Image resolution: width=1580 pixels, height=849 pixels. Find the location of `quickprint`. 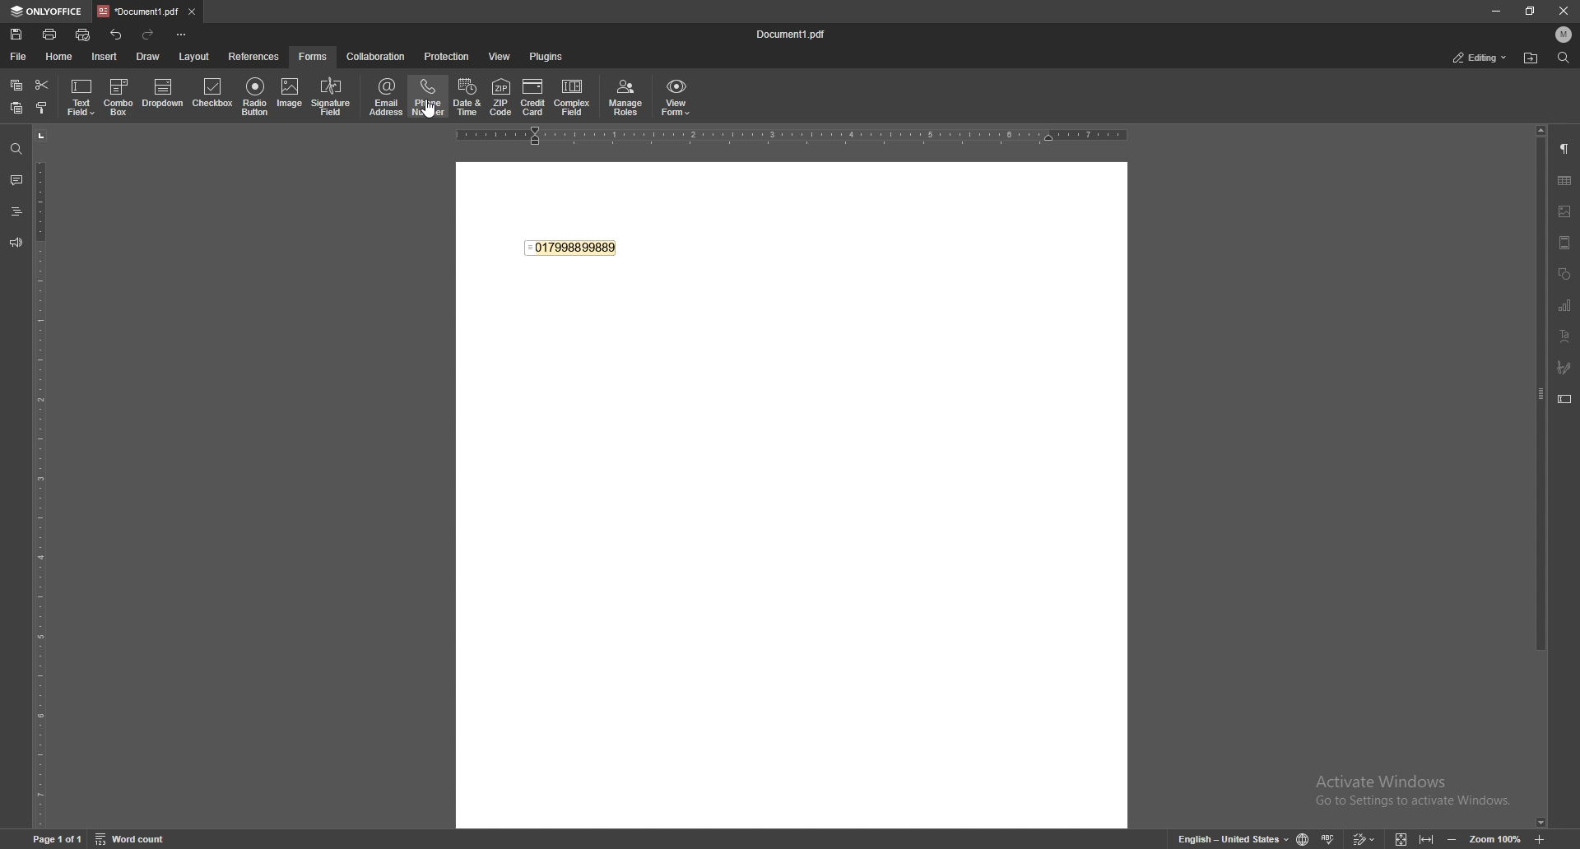

quickprint is located at coordinates (83, 35).